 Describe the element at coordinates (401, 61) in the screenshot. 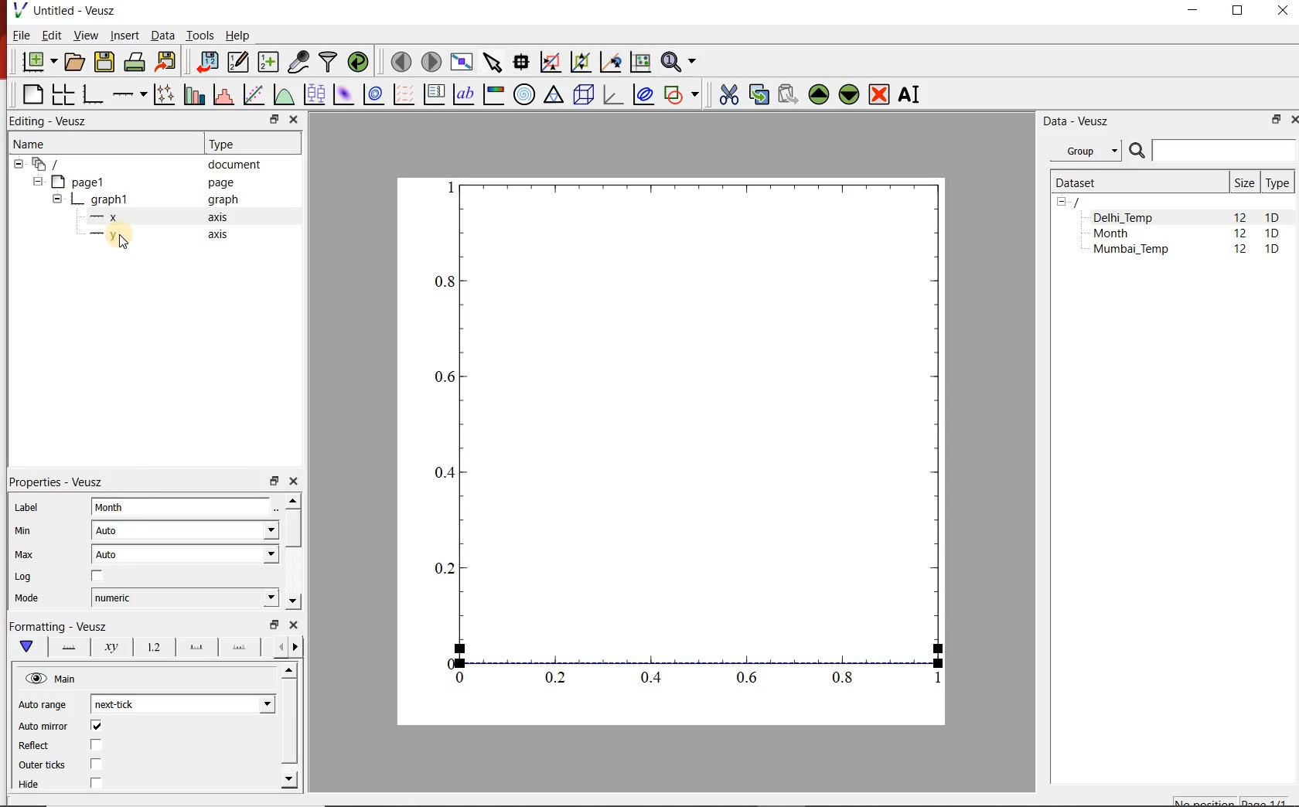

I see `move to the previous page` at that location.